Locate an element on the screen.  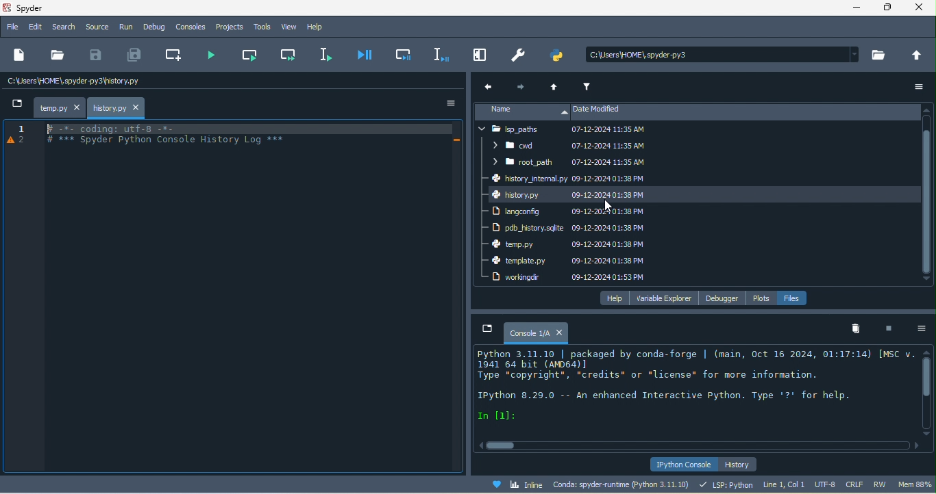
run selection is located at coordinates (326, 53).